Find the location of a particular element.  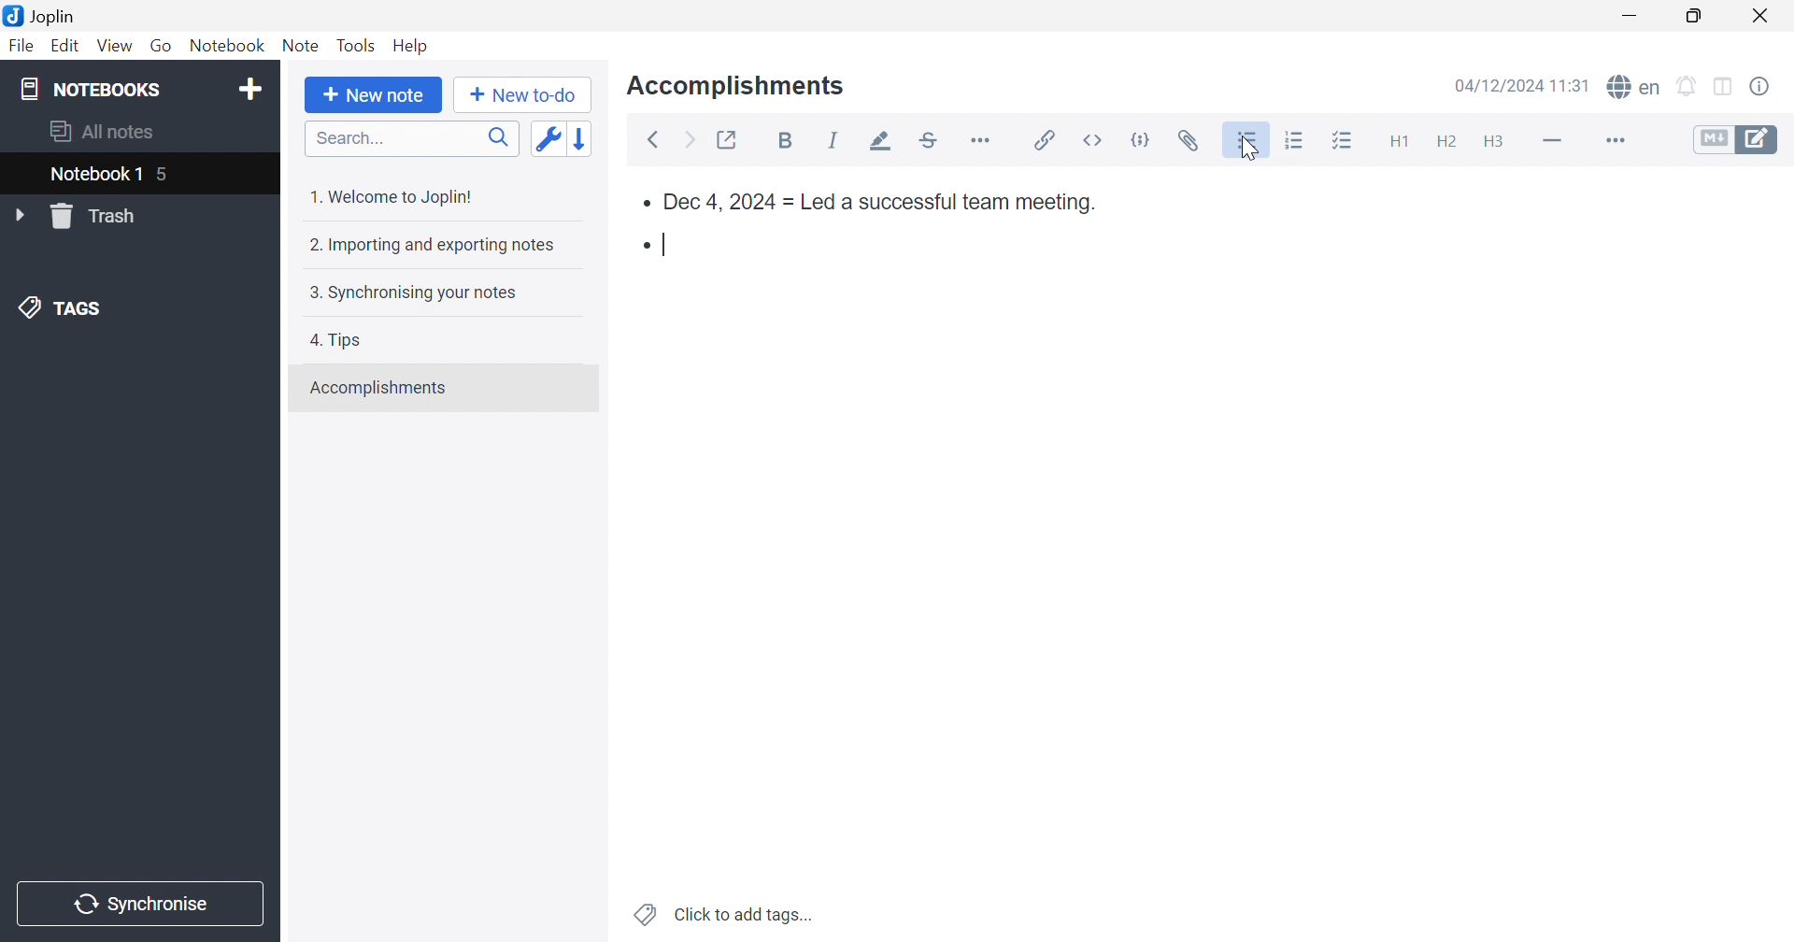

Numbered list is located at coordinates (1293, 140).